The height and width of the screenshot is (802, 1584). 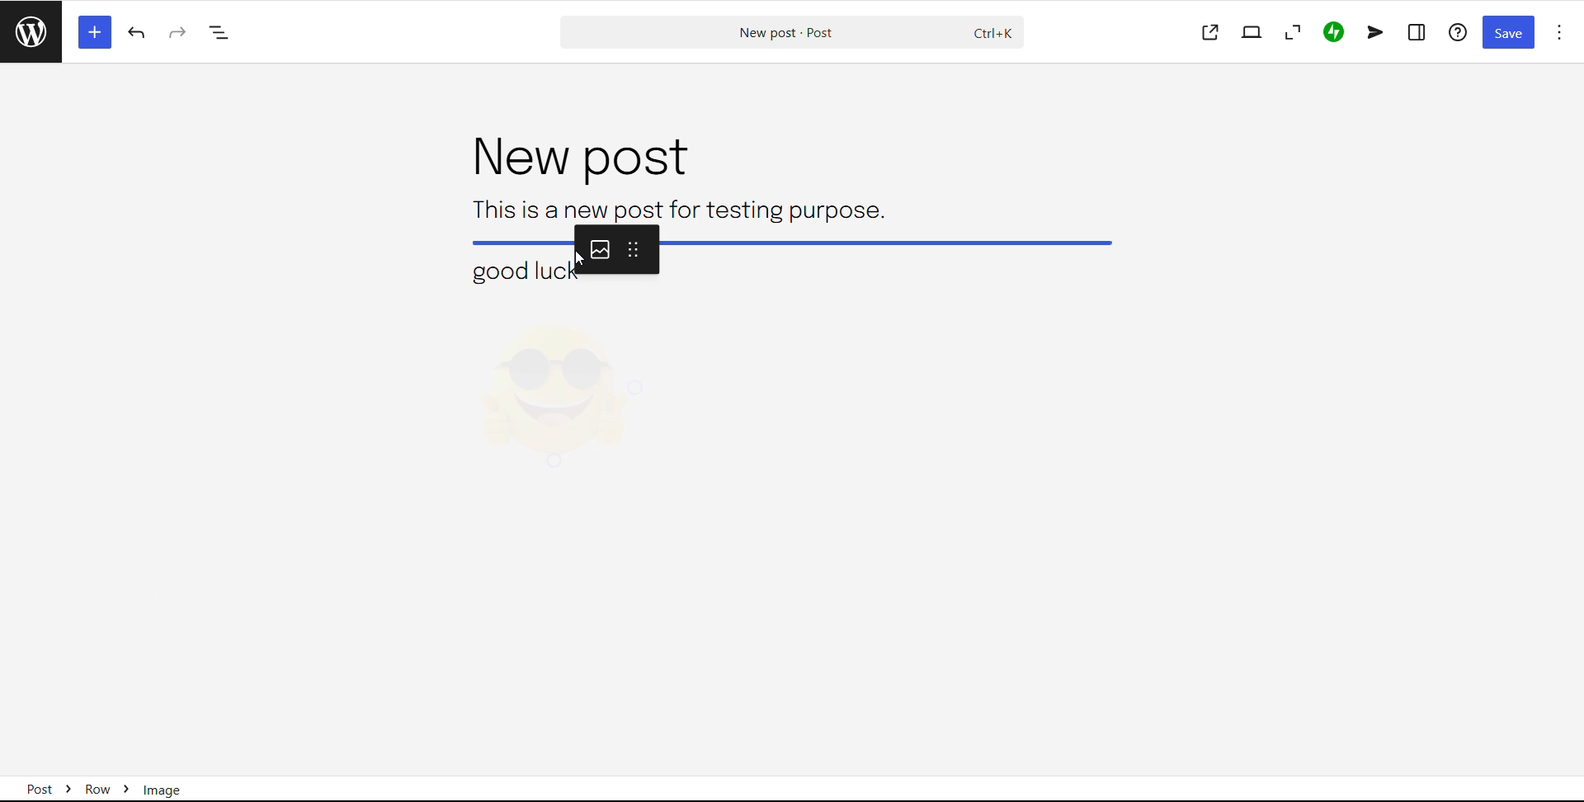 I want to click on save, so click(x=1508, y=33).